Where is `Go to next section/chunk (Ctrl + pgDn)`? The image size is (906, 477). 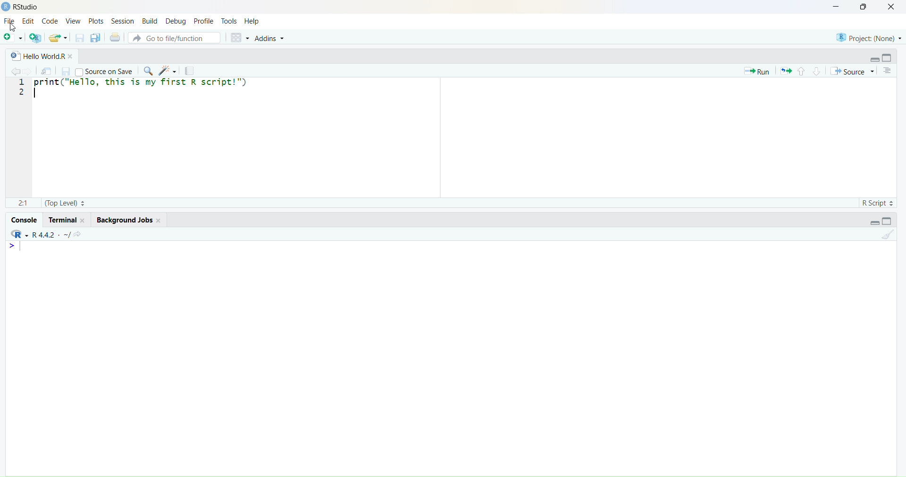 Go to next section/chunk (Ctrl + pgDn) is located at coordinates (815, 70).